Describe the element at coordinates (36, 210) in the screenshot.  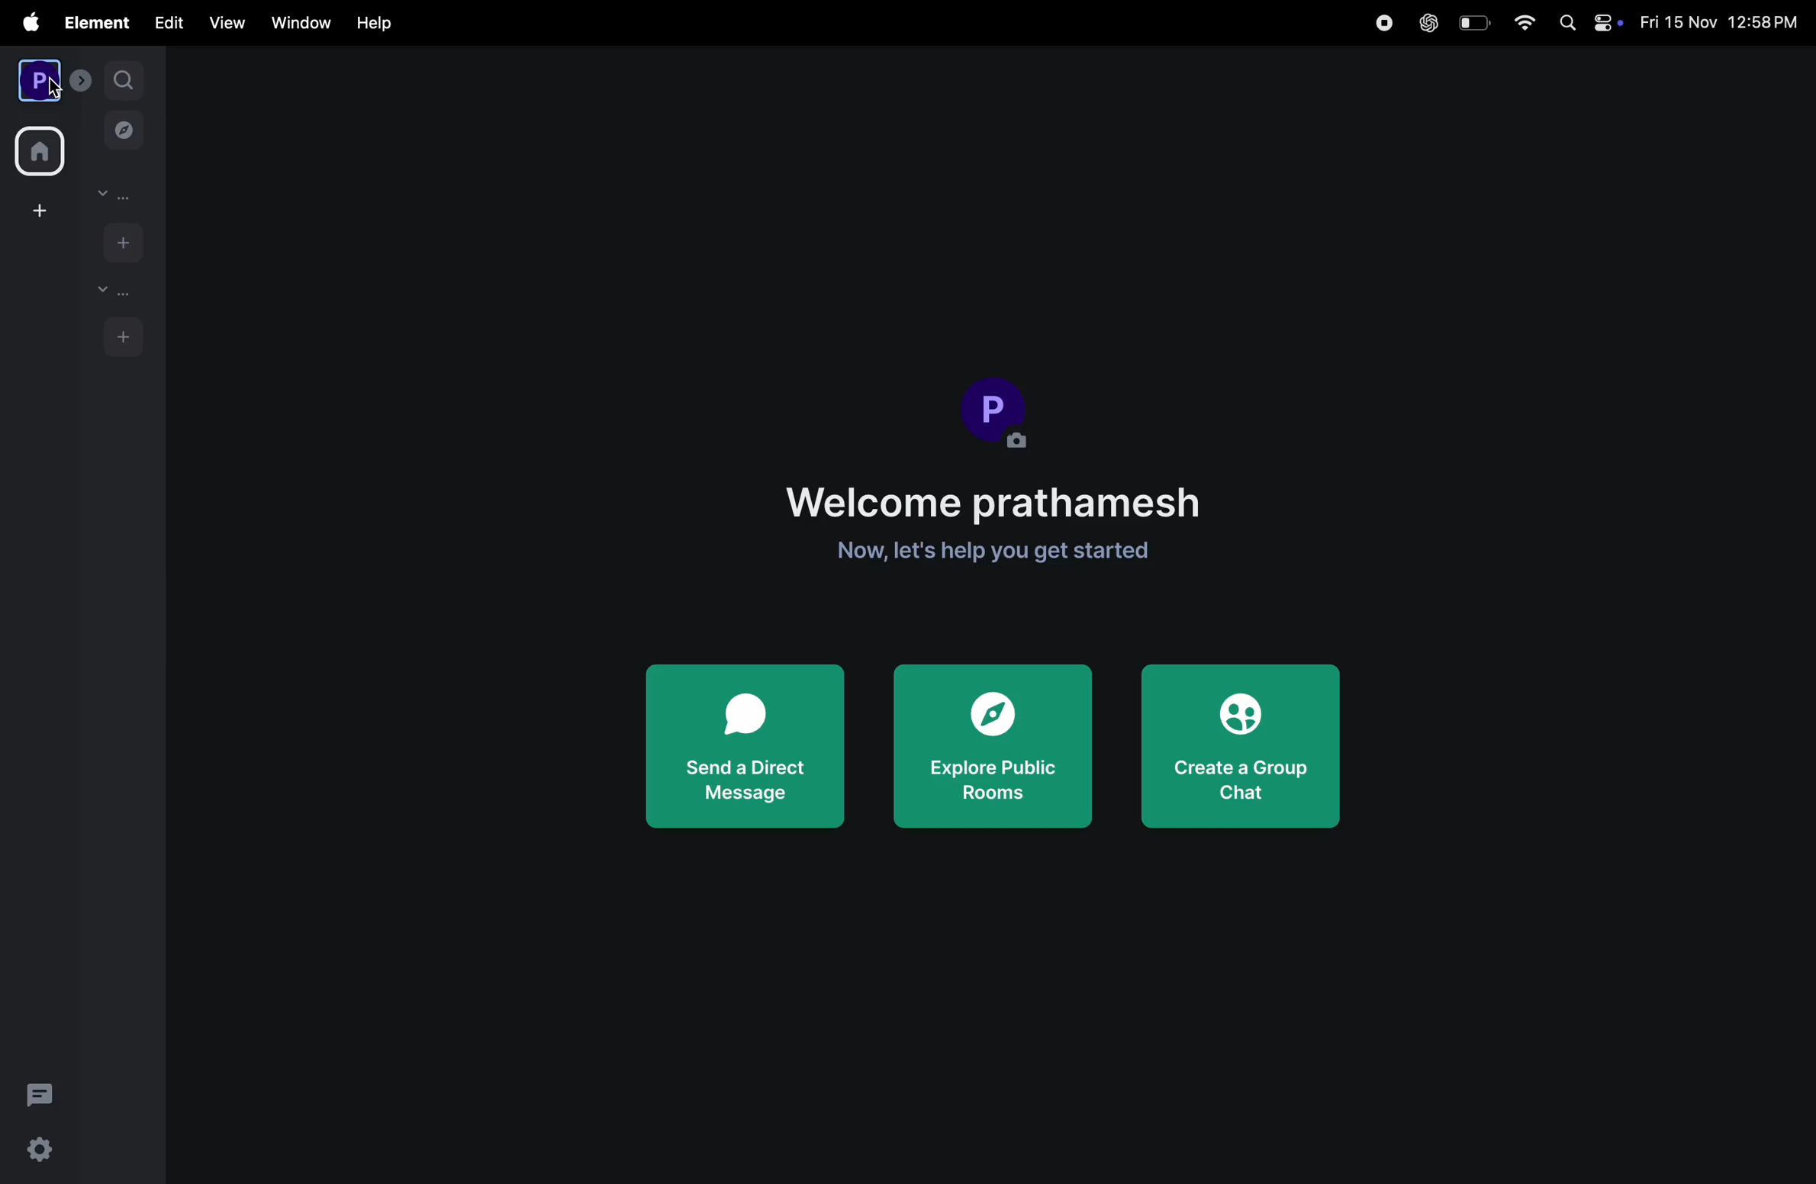
I see `add` at that location.